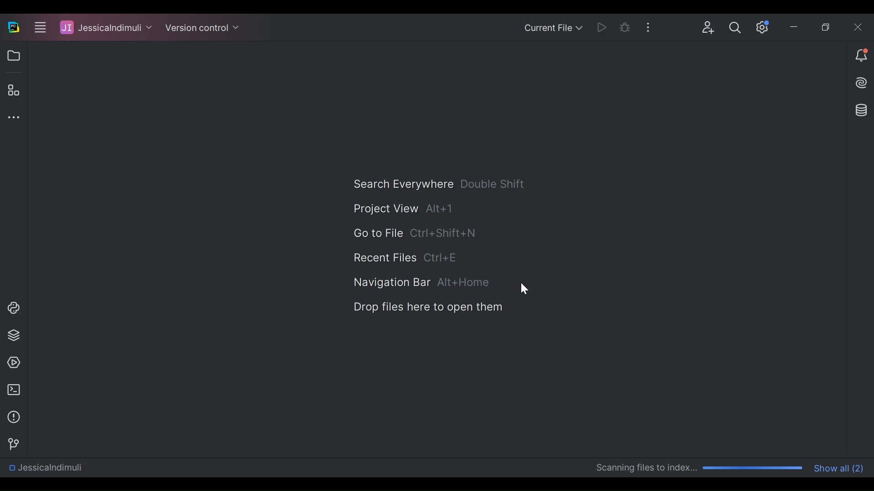 The height and width of the screenshot is (491, 874). I want to click on Jessicalndimuli, so click(107, 27).